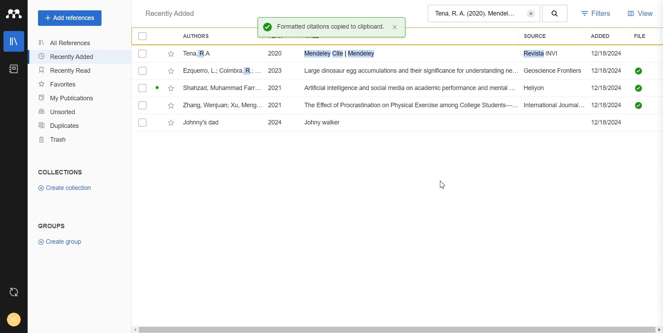 The width and height of the screenshot is (663, 333). I want to click on ezquerro, L.; Coimbra, R.; ... 2023 Large dinosaur egg accumulations and their significance for understanding ne... Geoscience Frontiers, so click(384, 71).